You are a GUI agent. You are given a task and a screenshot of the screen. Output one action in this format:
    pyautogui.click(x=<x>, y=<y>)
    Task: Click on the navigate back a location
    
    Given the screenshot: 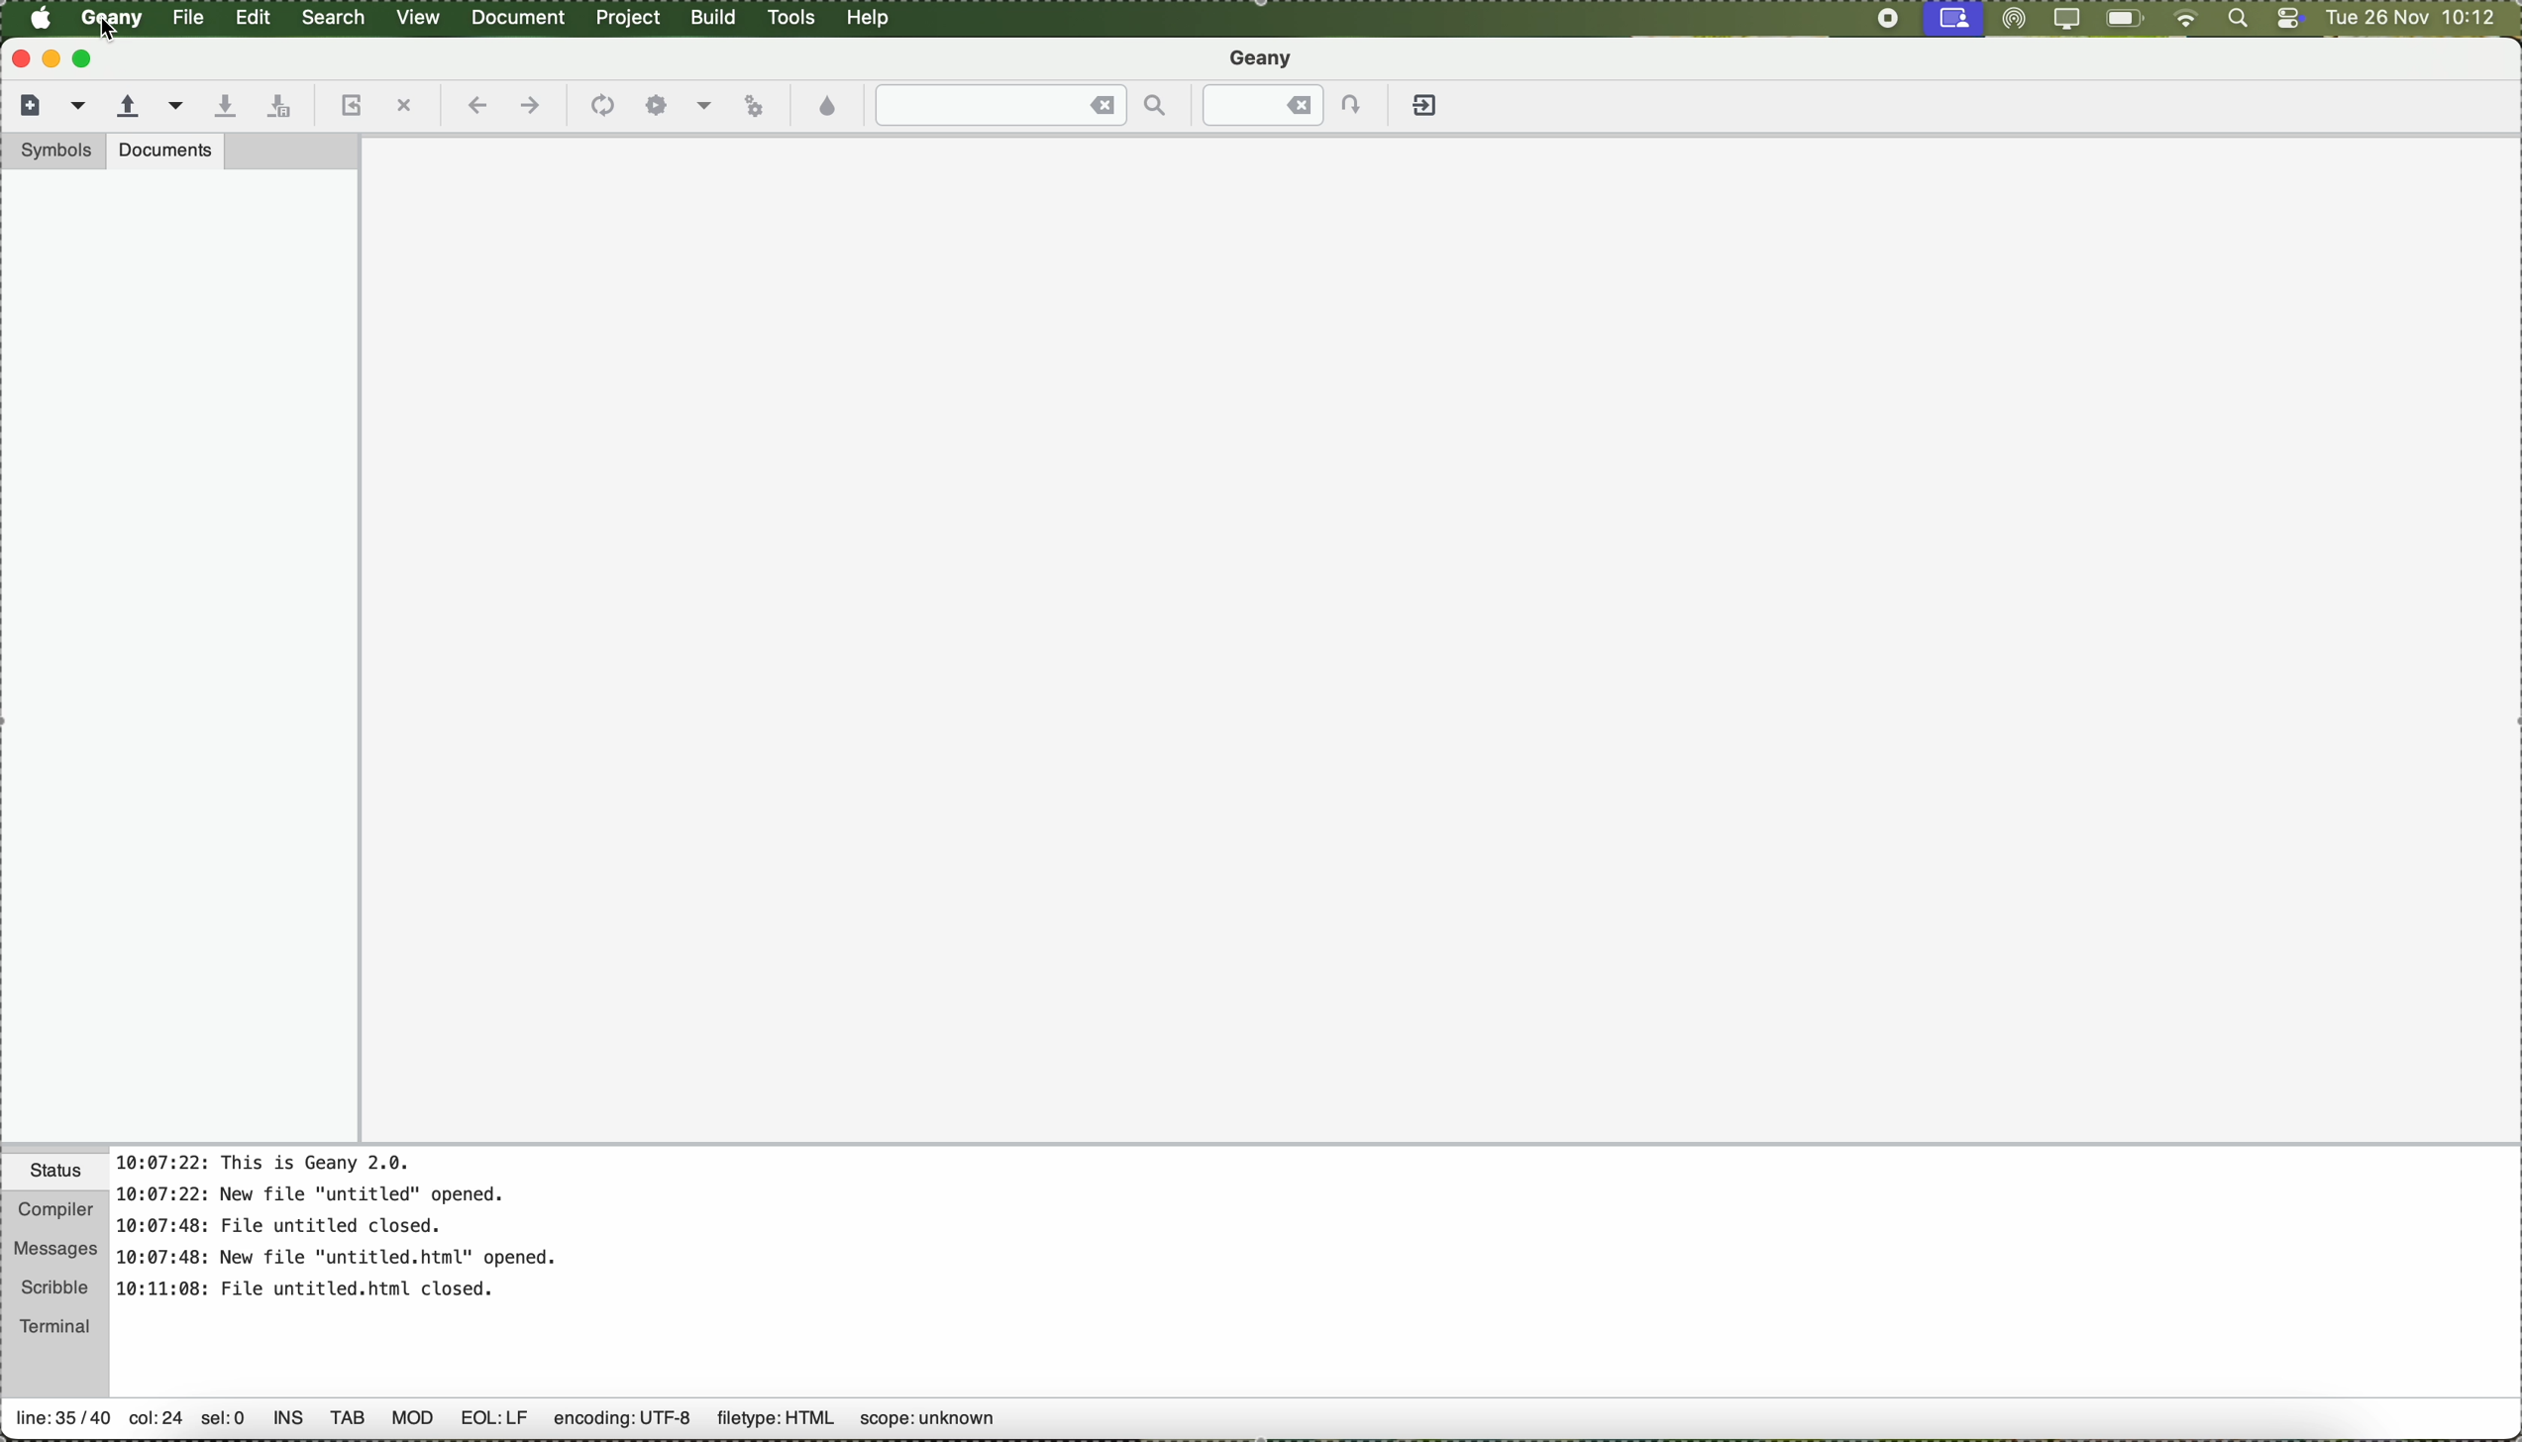 What is the action you would take?
    pyautogui.click(x=478, y=107)
    